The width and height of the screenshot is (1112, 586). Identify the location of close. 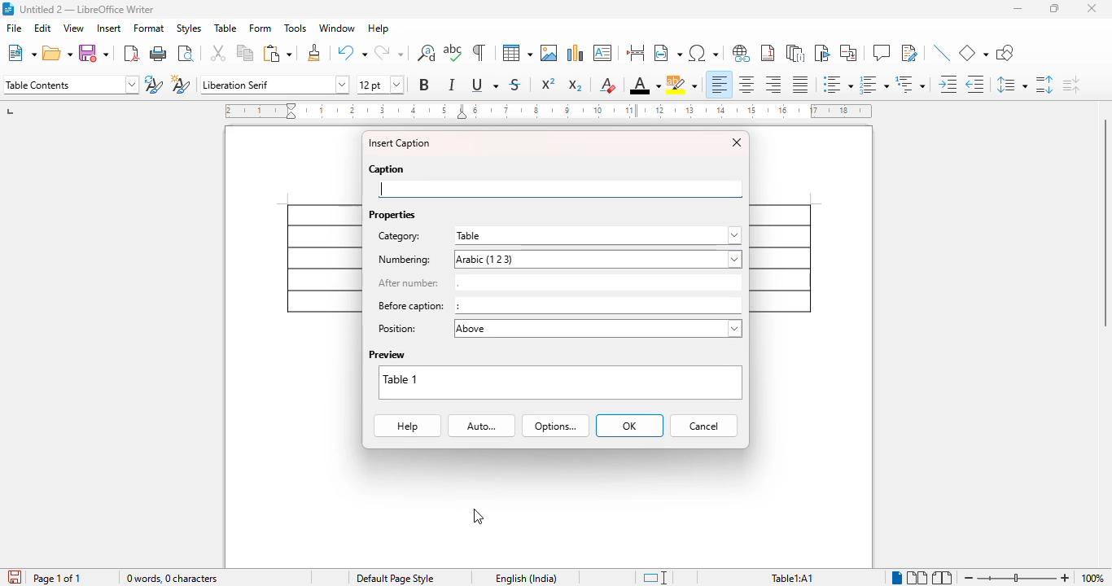
(1092, 8).